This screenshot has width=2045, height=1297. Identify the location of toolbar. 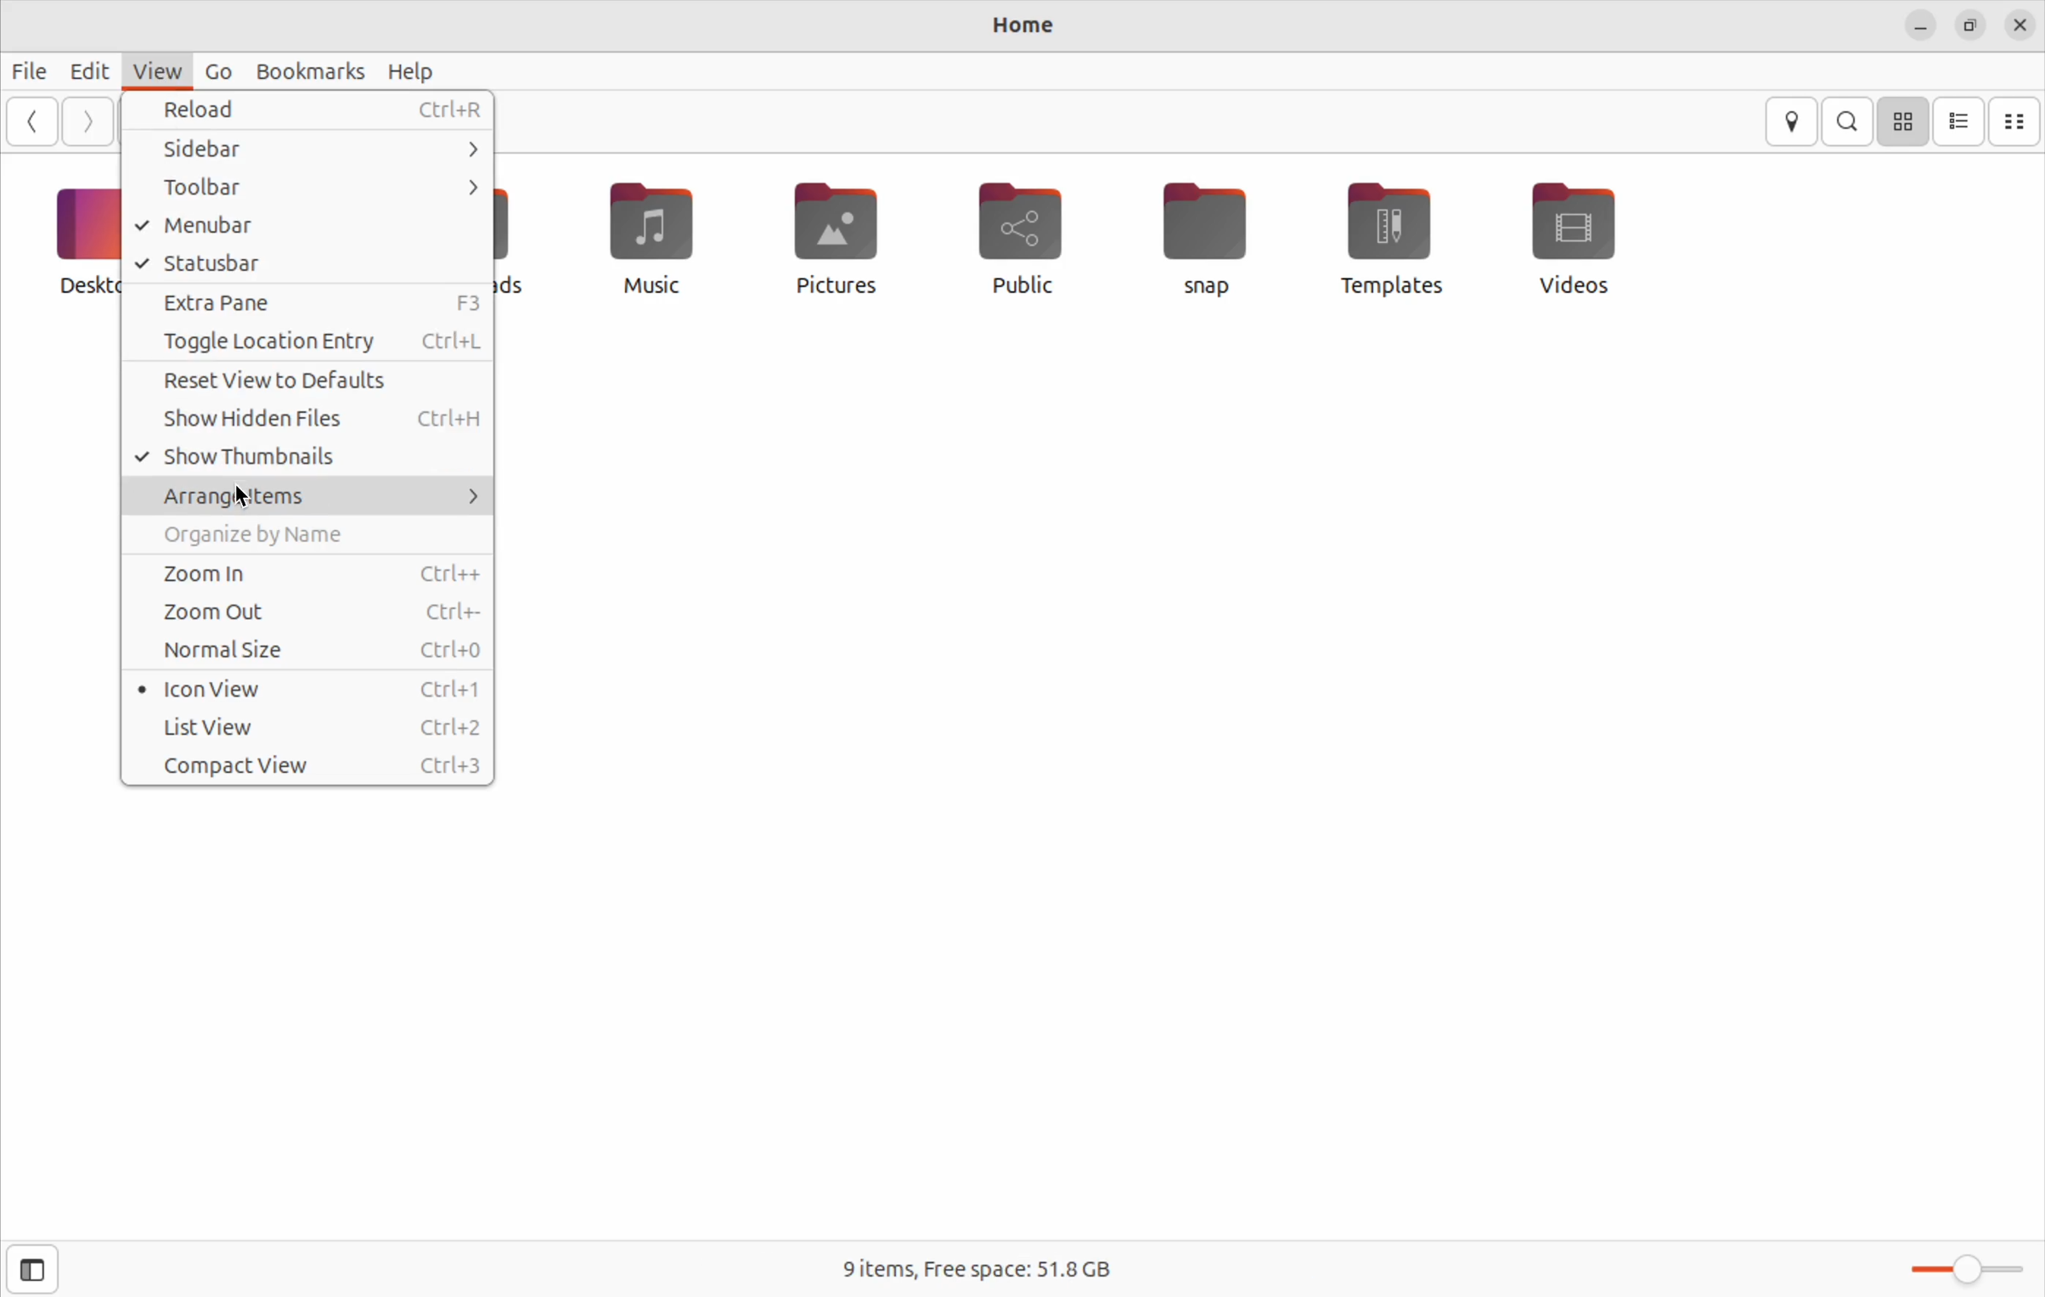
(316, 186).